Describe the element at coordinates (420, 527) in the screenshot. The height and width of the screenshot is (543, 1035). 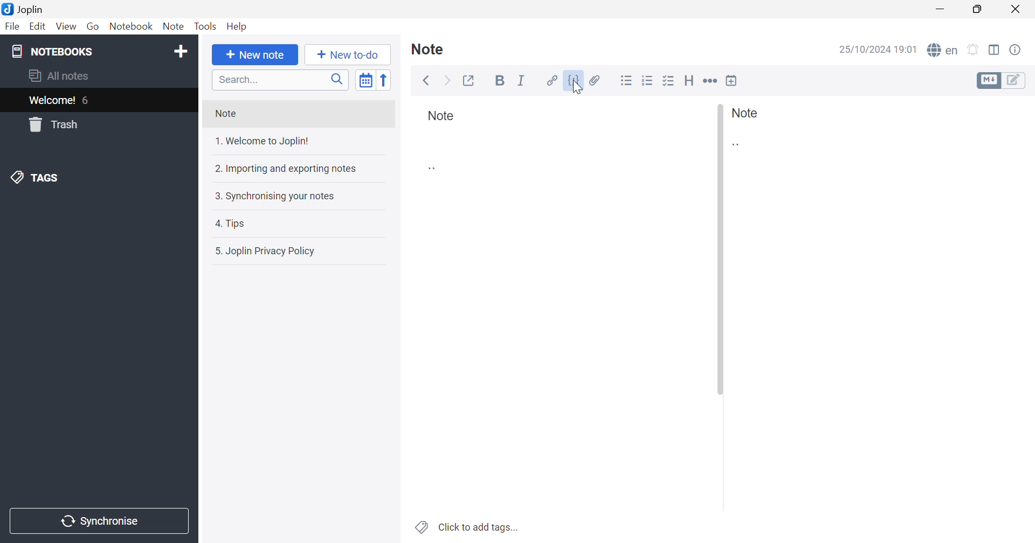
I see `Tags` at that location.